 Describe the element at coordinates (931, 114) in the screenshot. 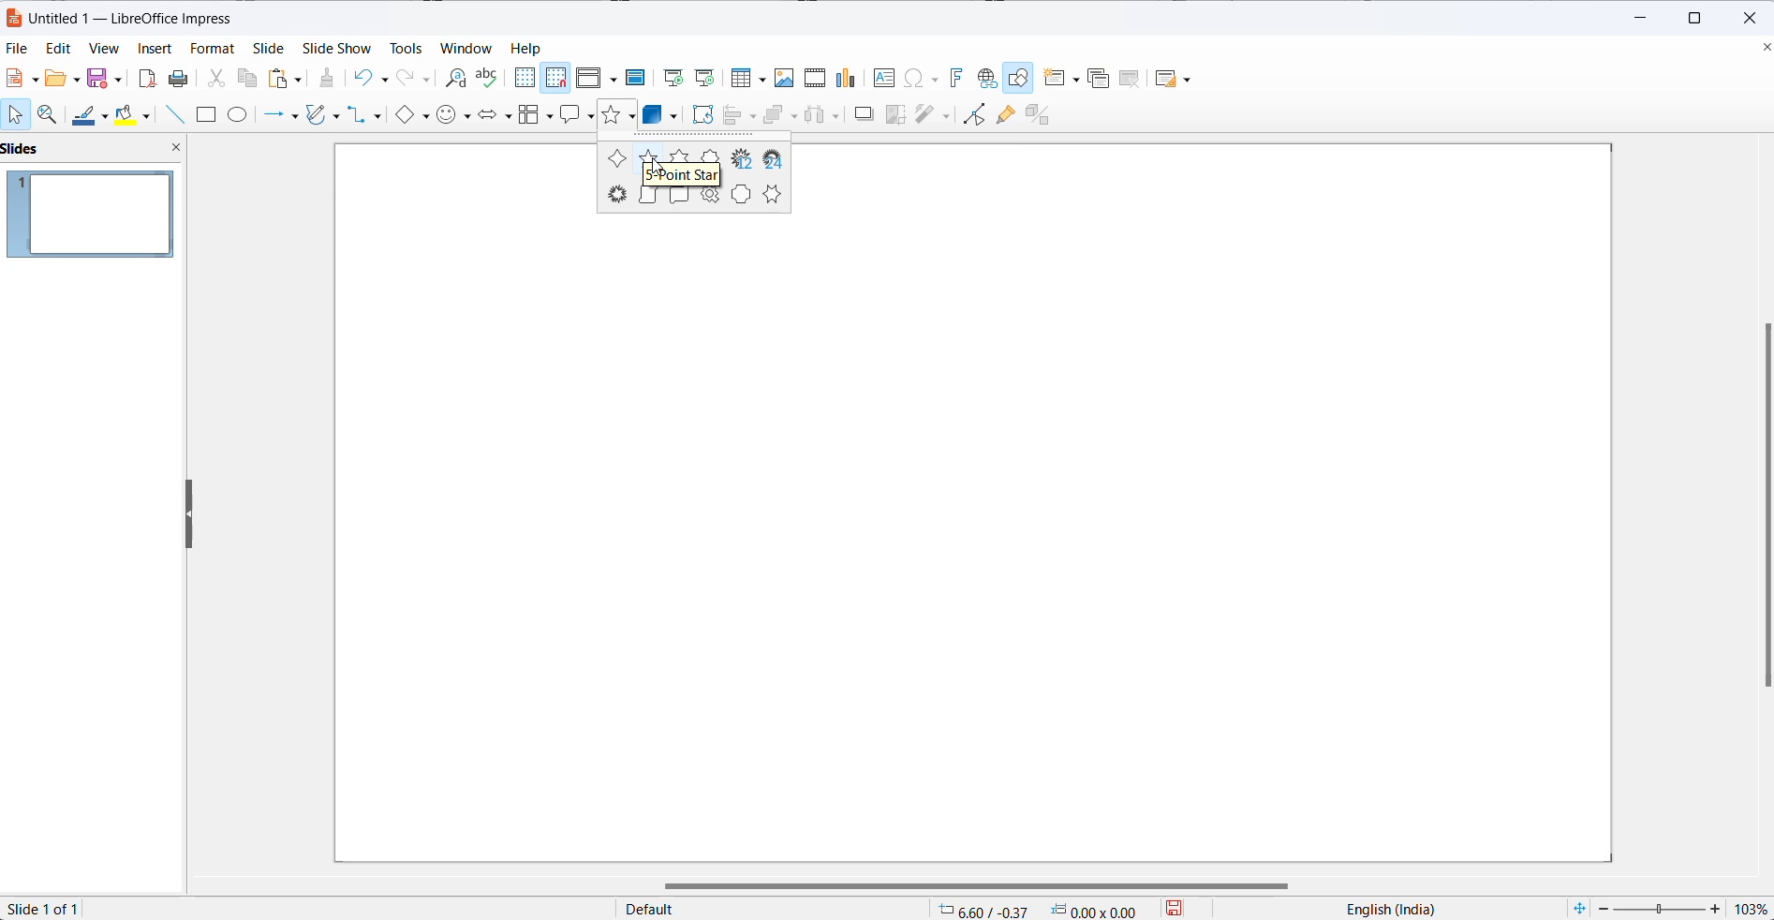

I see `filters` at that location.